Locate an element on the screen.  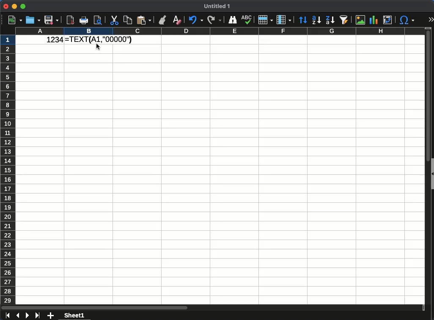
first sheet is located at coordinates (8, 315).